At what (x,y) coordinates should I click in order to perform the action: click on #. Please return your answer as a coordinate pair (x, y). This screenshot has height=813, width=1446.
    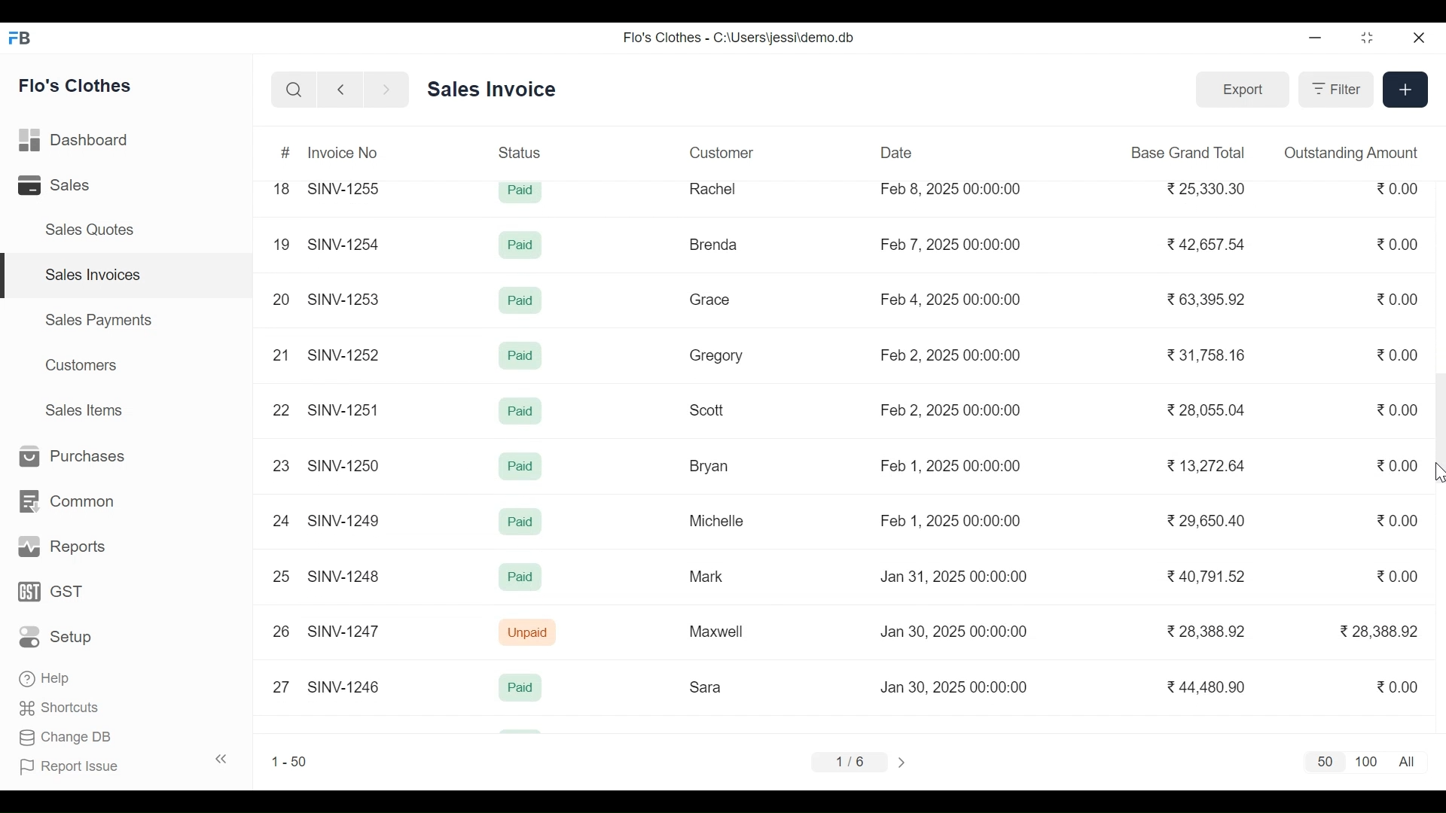
    Looking at the image, I should click on (287, 154).